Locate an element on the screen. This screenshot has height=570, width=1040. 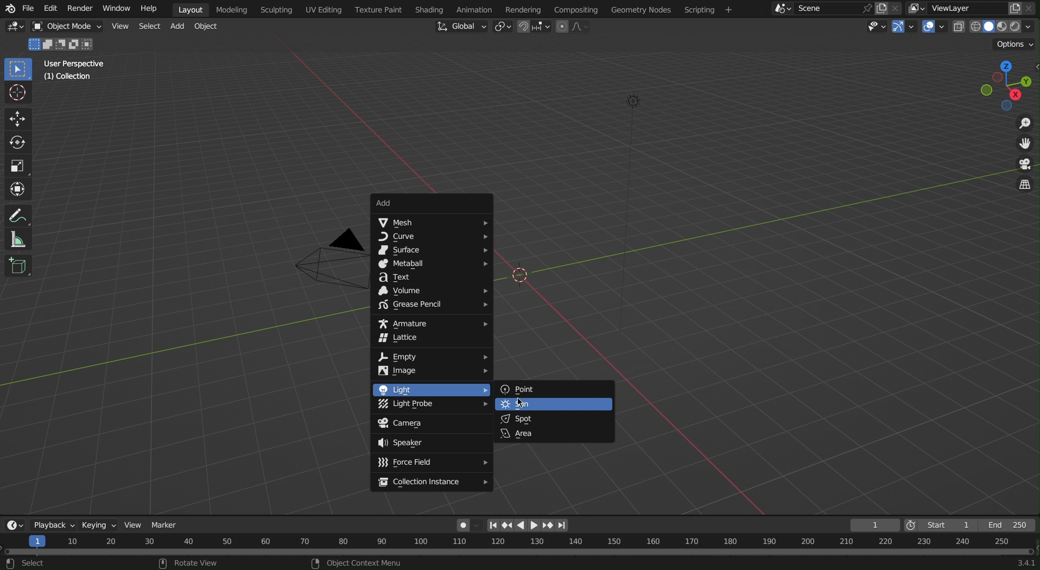
Edit is located at coordinates (50, 9).